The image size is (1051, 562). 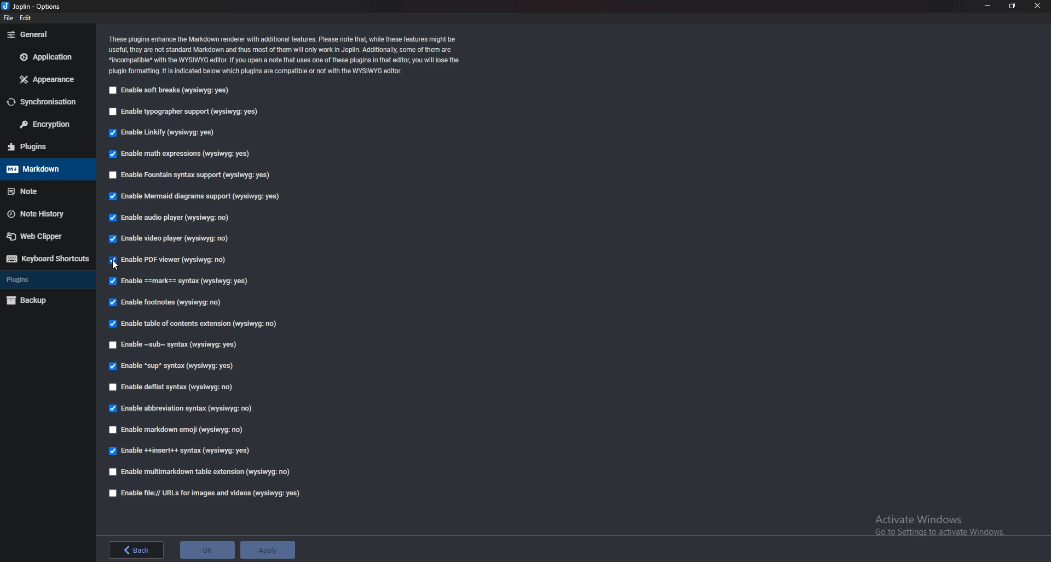 What do you see at coordinates (10, 18) in the screenshot?
I see `file` at bounding box center [10, 18].